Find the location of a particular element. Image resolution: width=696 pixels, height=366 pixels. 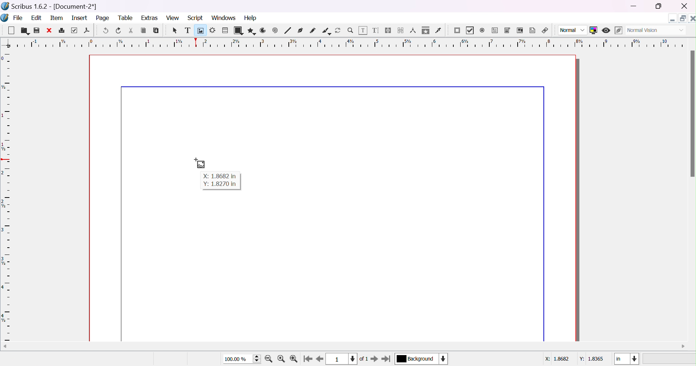

copy item properties is located at coordinates (425, 30).